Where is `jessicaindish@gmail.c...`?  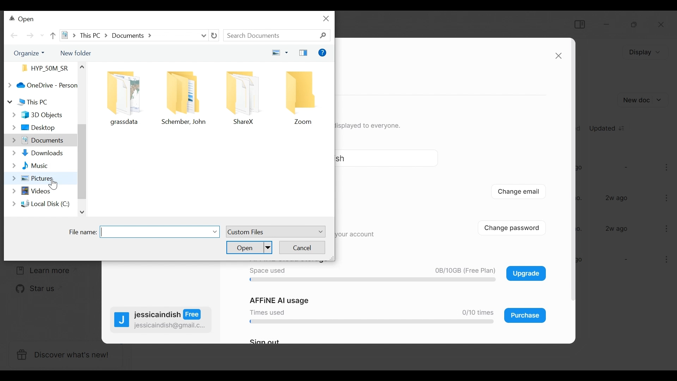 jessicaindish@gmail.c... is located at coordinates (170, 326).